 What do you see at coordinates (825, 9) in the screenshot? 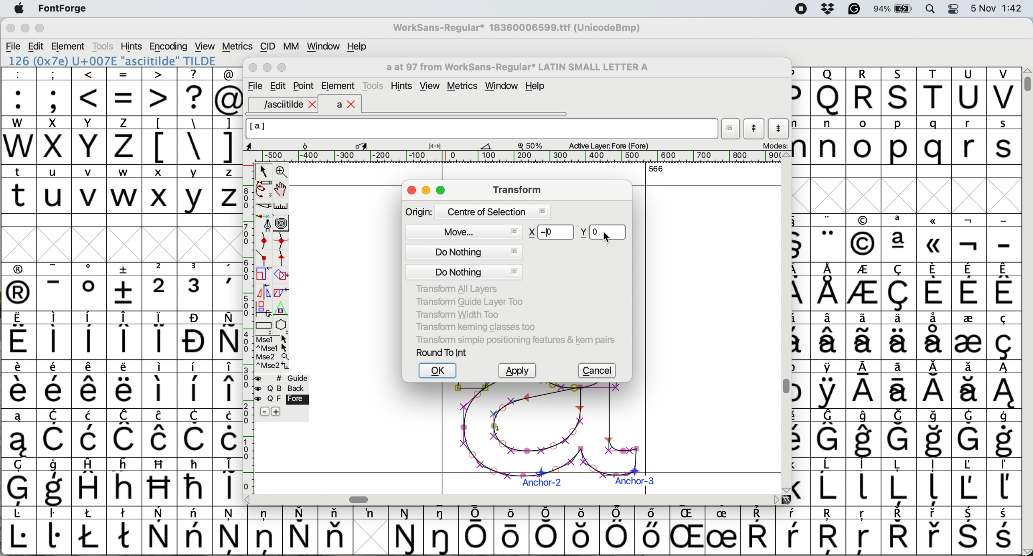
I see `dropbox` at bounding box center [825, 9].